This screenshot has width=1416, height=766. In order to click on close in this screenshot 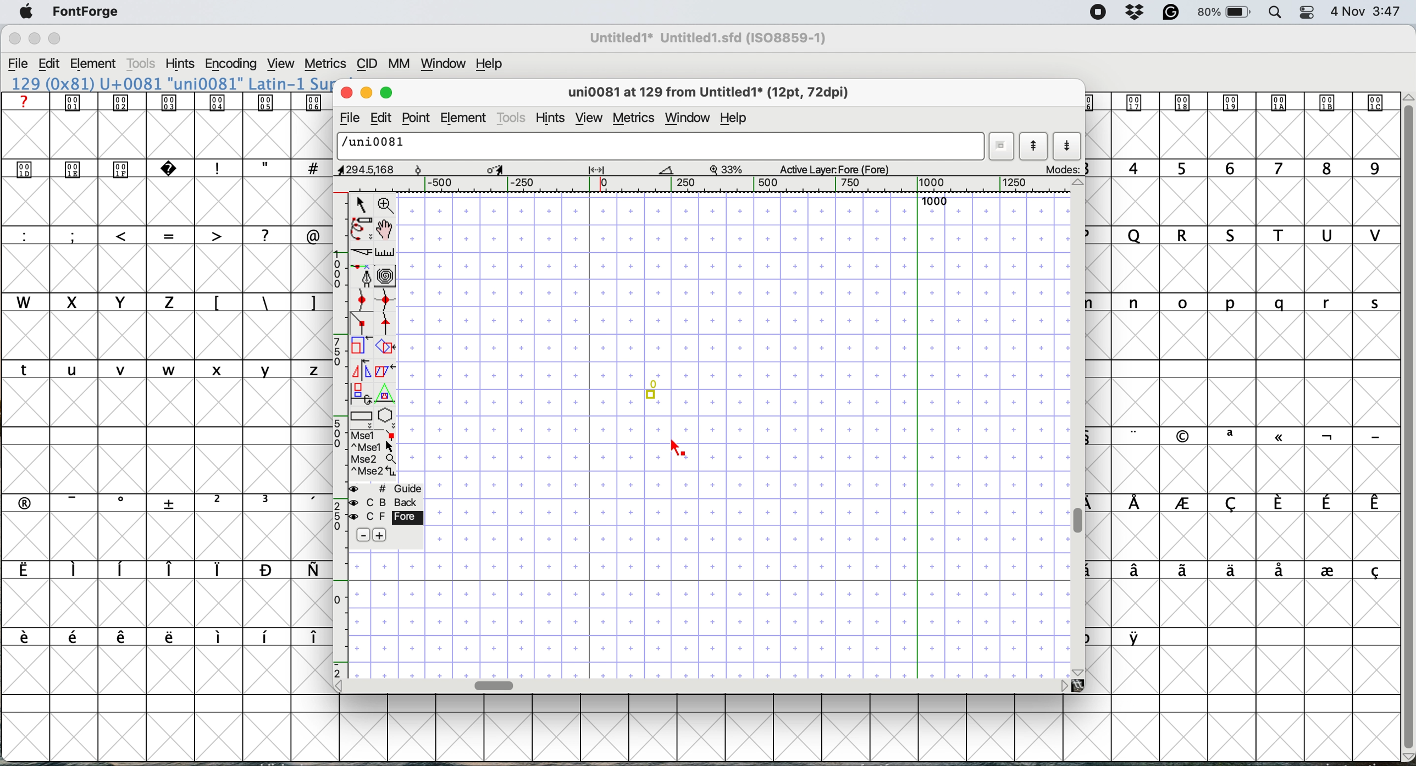, I will do `click(348, 94)`.